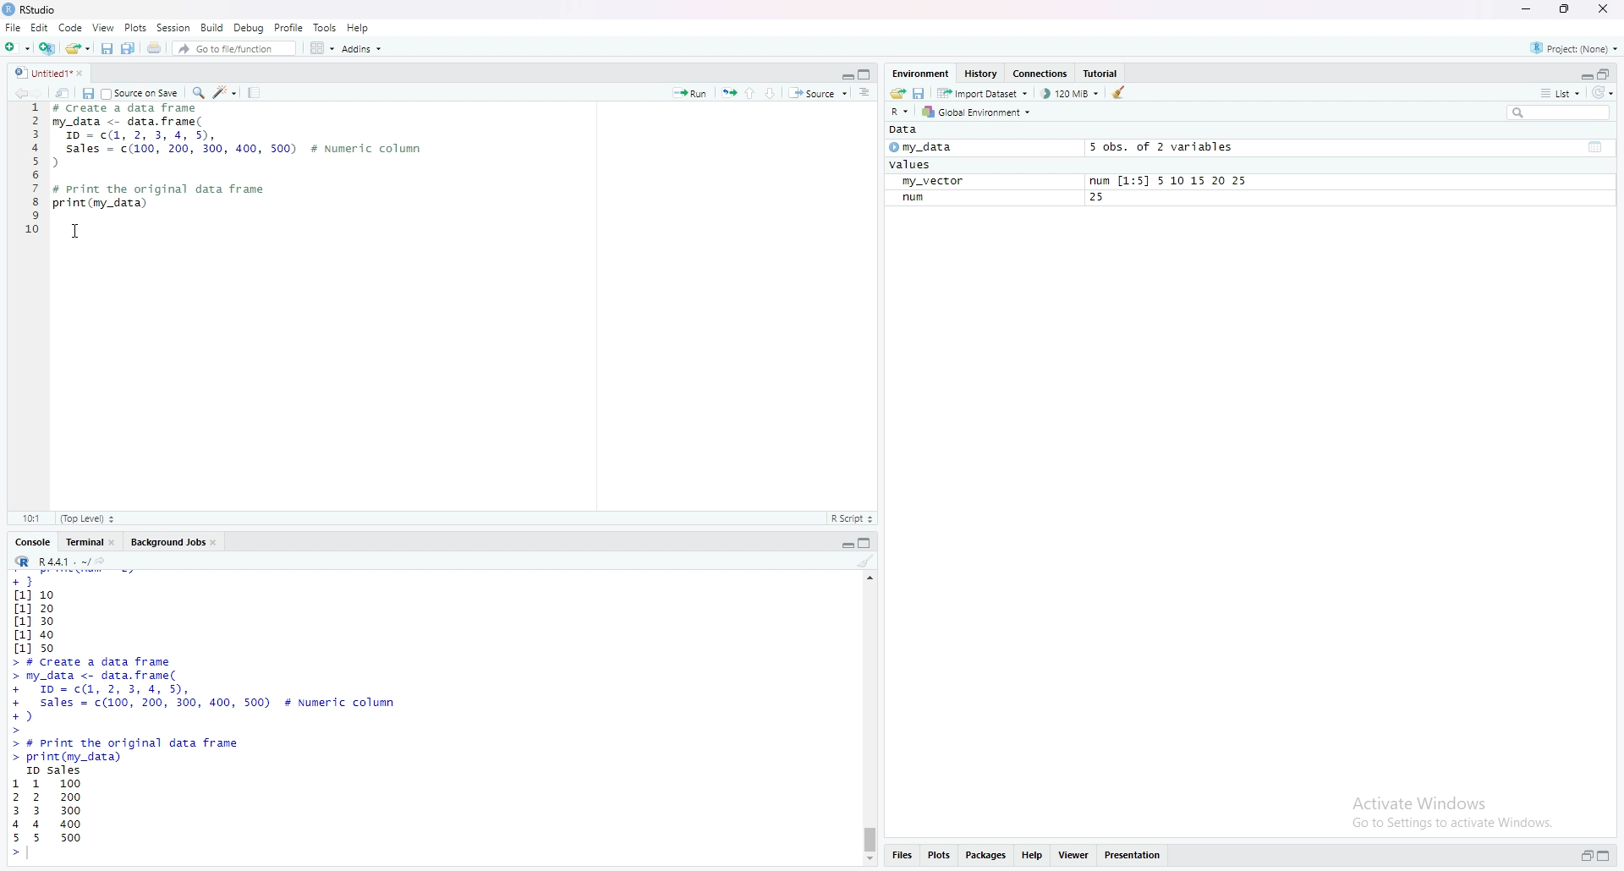  What do you see at coordinates (1074, 857) in the screenshot?
I see `viewer` at bounding box center [1074, 857].